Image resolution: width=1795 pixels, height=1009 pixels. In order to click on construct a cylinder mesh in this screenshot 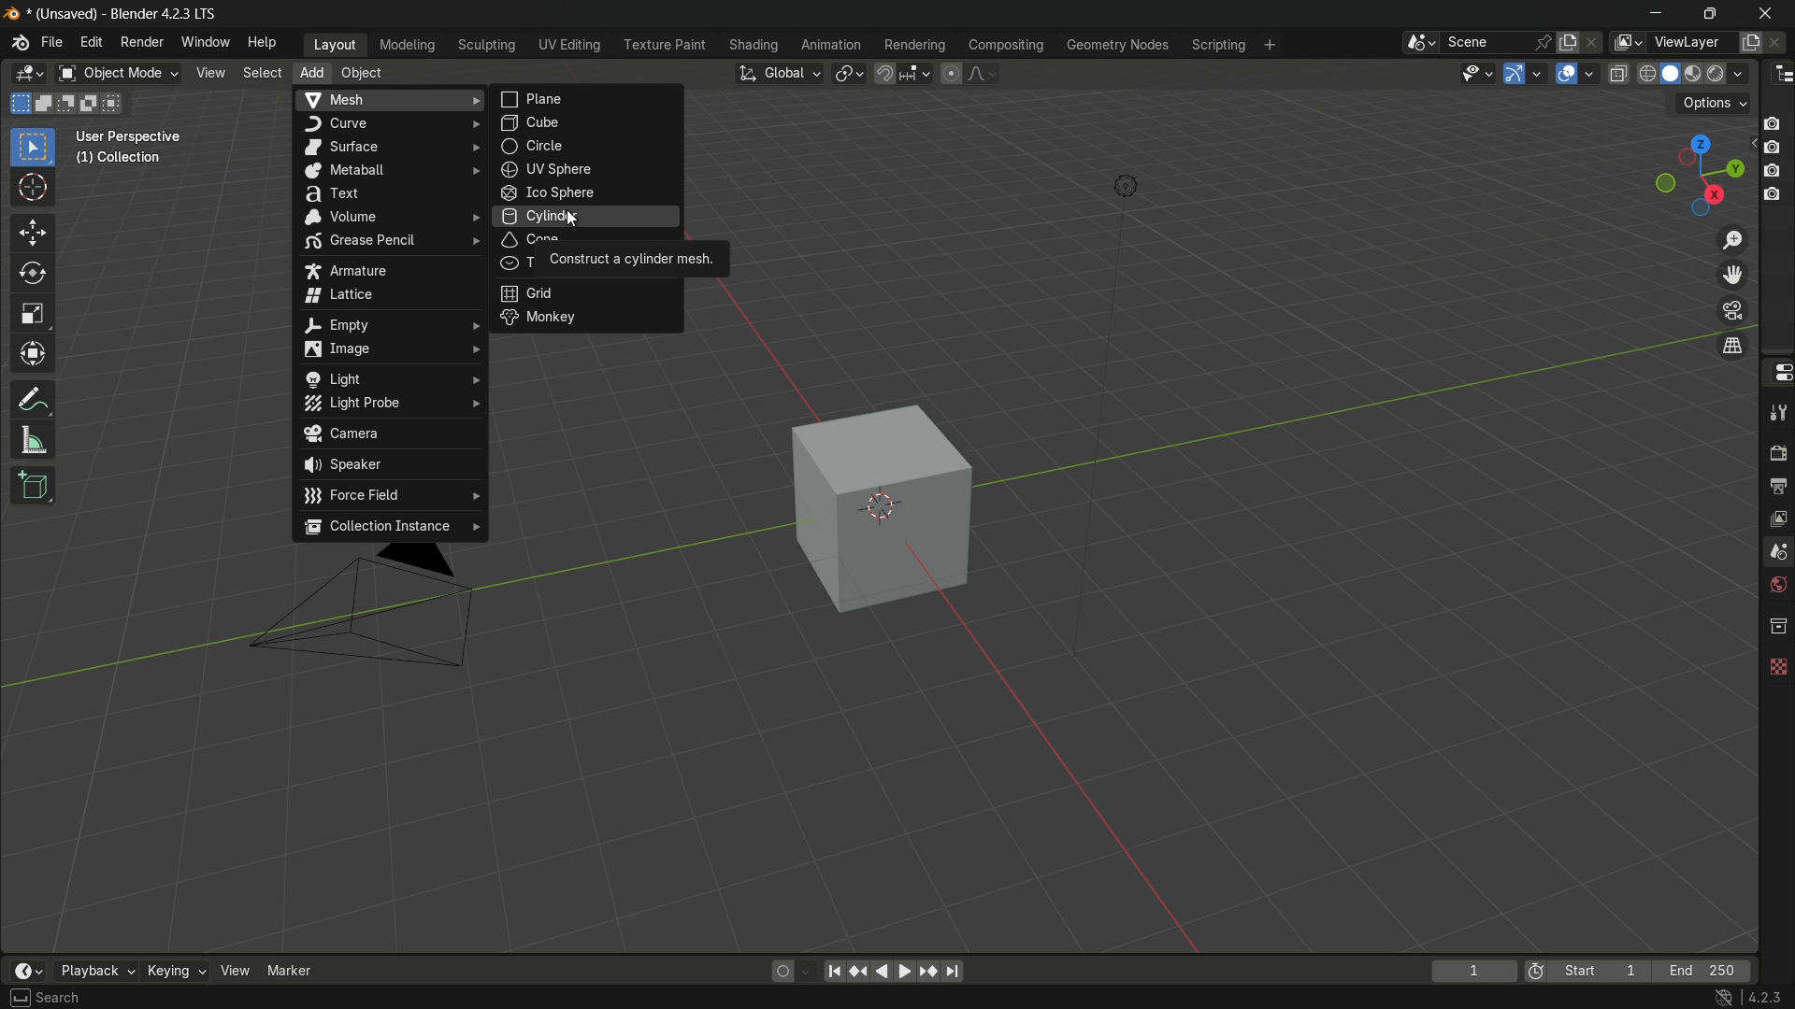, I will do `click(636, 262)`.